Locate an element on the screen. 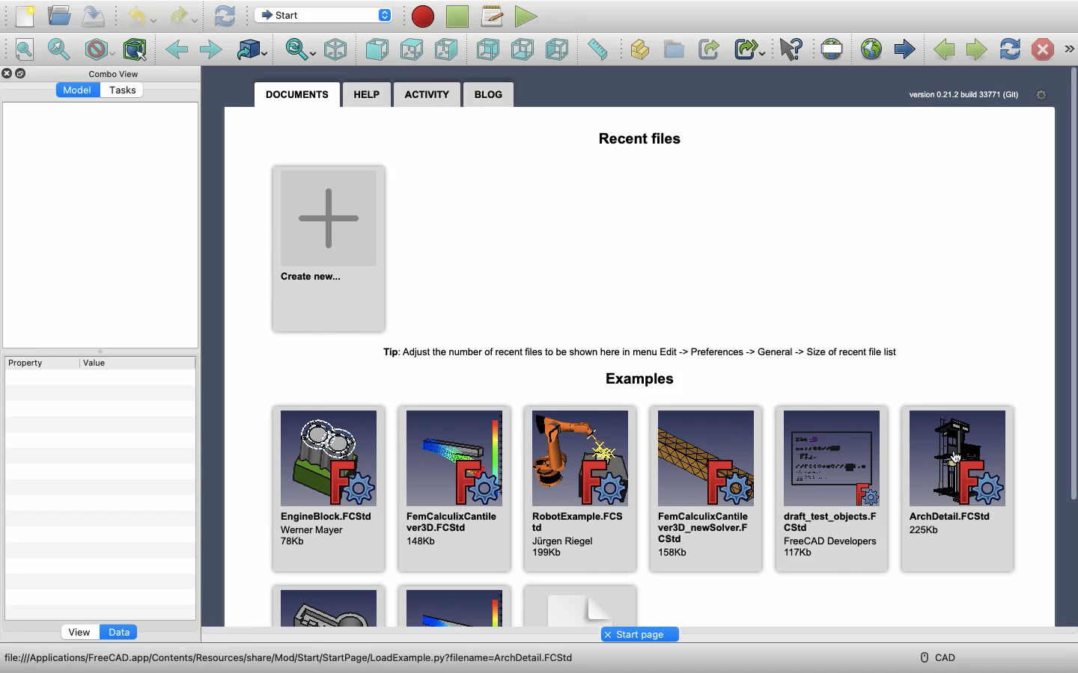 The height and width of the screenshot is (673, 1078). Set URL is located at coordinates (830, 49).